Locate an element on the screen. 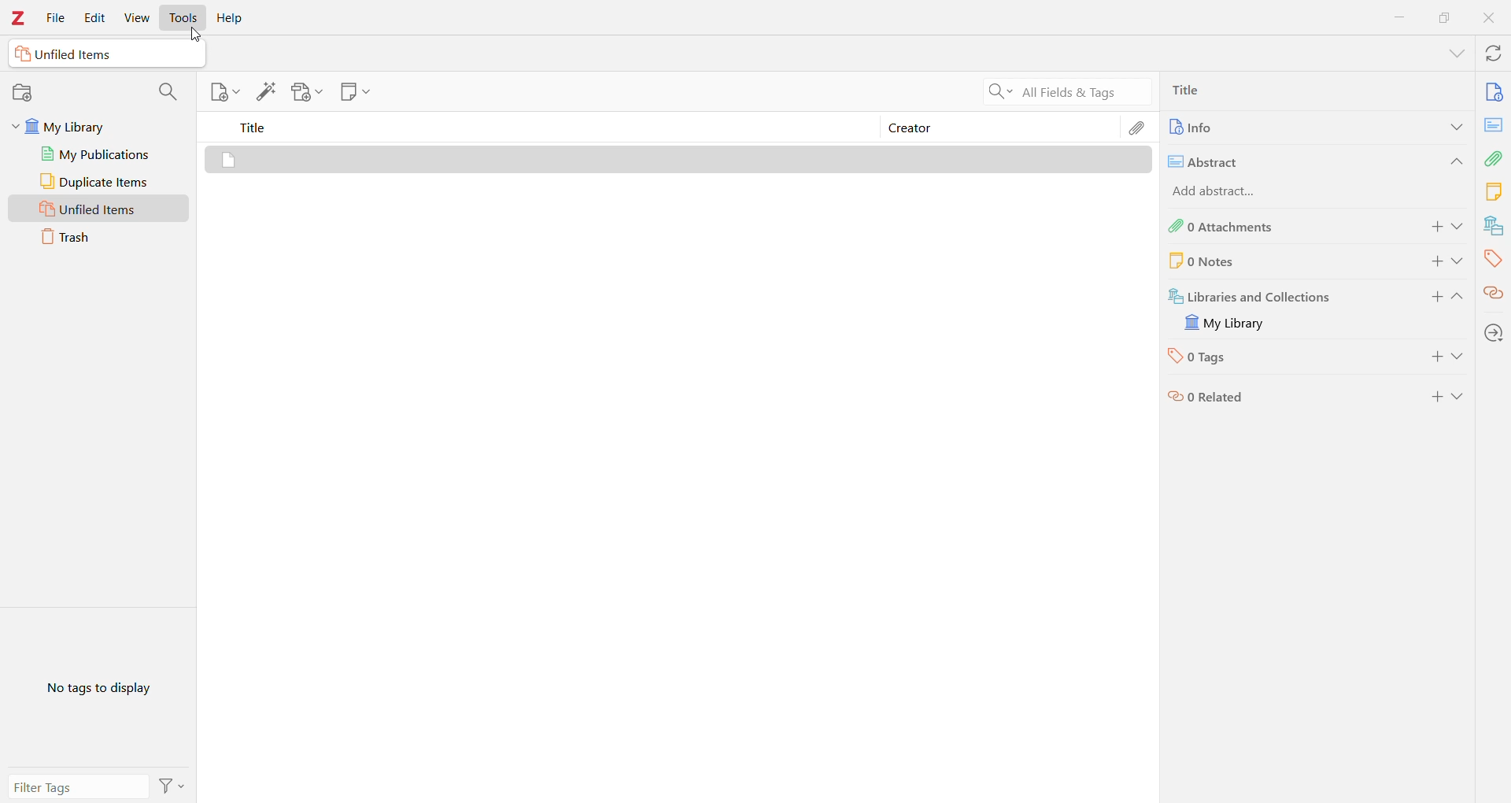 Image resolution: width=1511 pixels, height=803 pixels. Title is located at coordinates (1314, 90).